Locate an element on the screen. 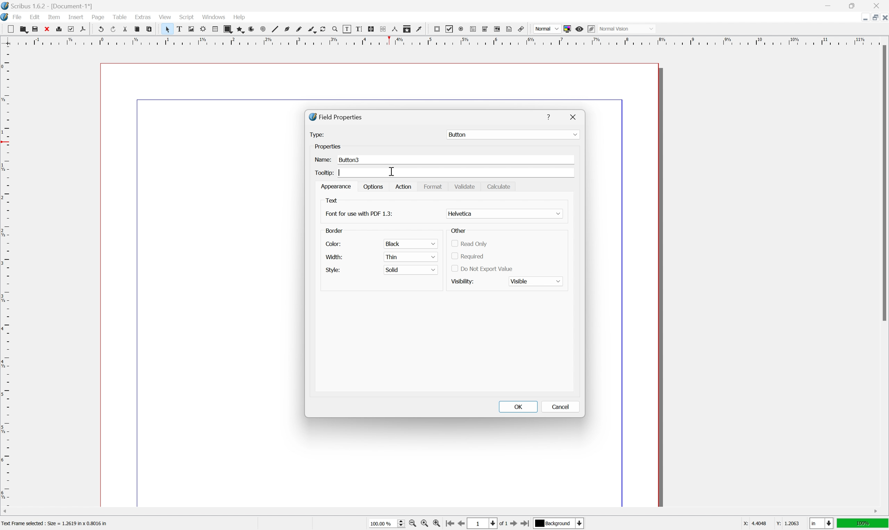 The height and width of the screenshot is (530, 889). file is located at coordinates (19, 17).